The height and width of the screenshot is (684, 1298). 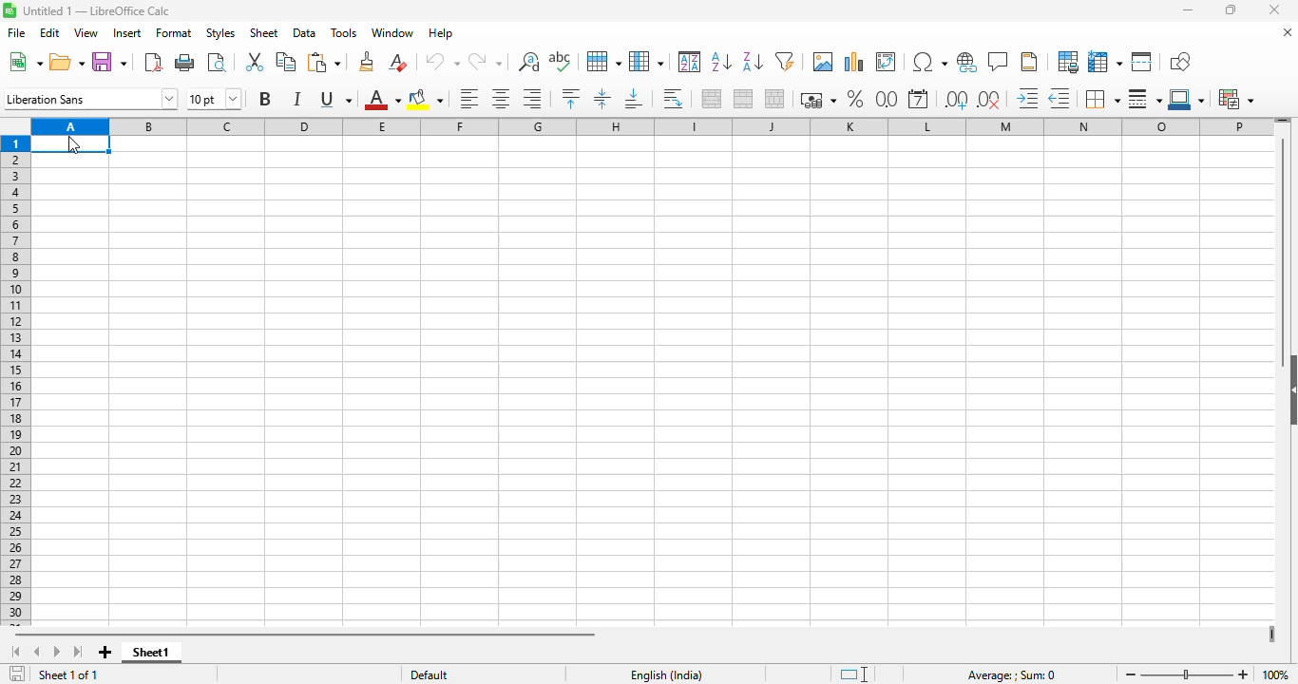 I want to click on close document, so click(x=1288, y=32).